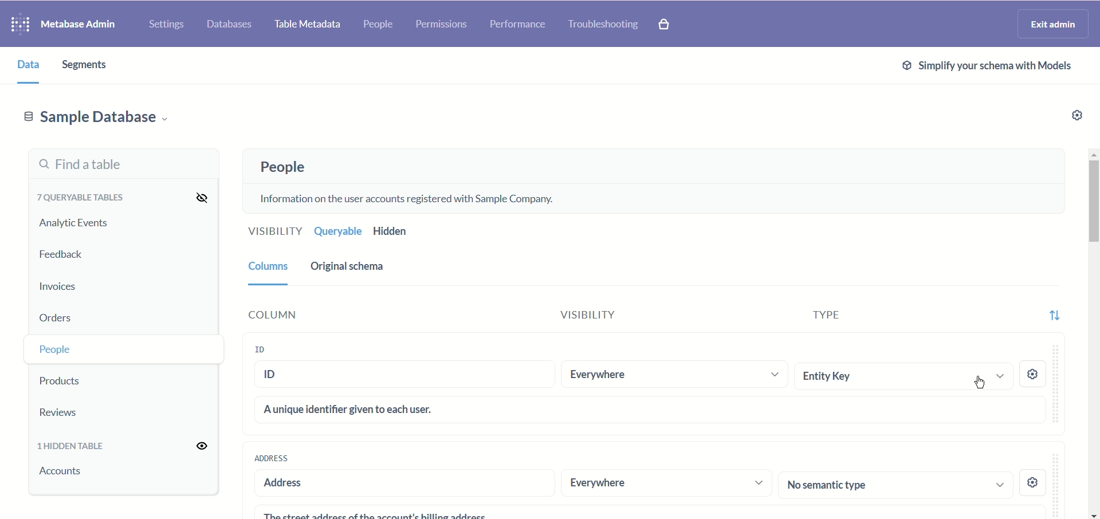 This screenshot has width=1100, height=519. What do you see at coordinates (413, 197) in the screenshot?
I see `information on the user accounts registered with sample company` at bounding box center [413, 197].